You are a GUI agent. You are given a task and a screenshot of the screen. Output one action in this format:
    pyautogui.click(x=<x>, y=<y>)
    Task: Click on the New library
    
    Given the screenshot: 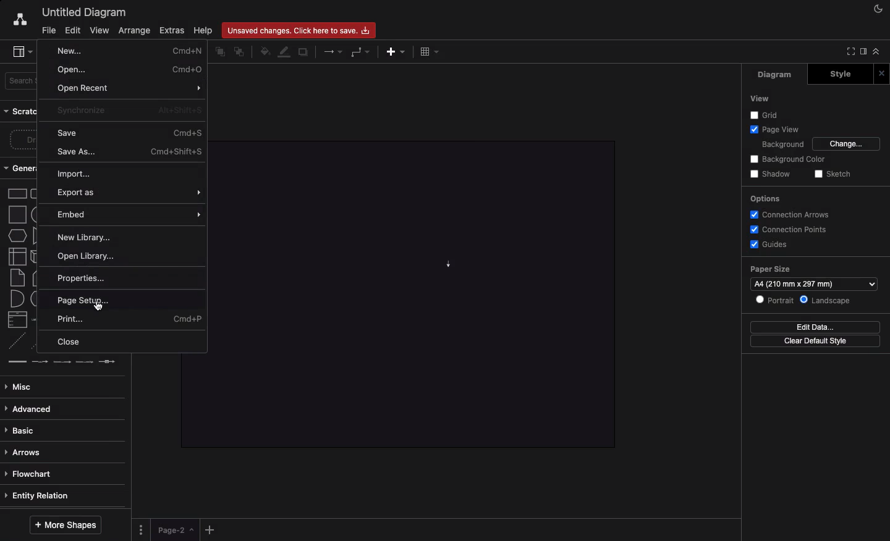 What is the action you would take?
    pyautogui.click(x=83, y=237)
    